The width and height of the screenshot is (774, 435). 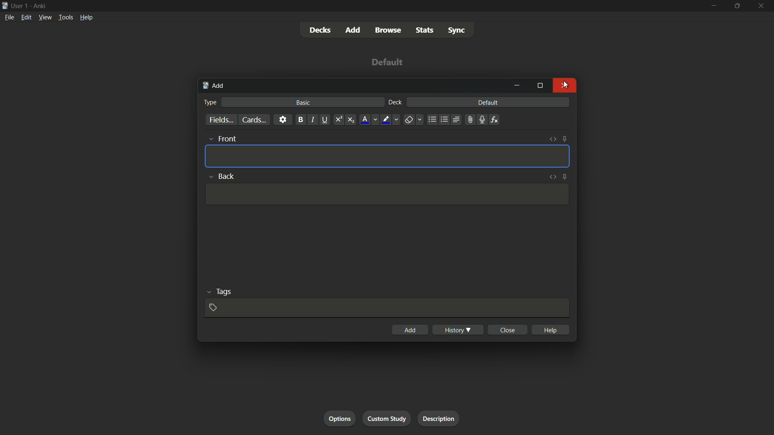 I want to click on Close, so click(x=565, y=85).